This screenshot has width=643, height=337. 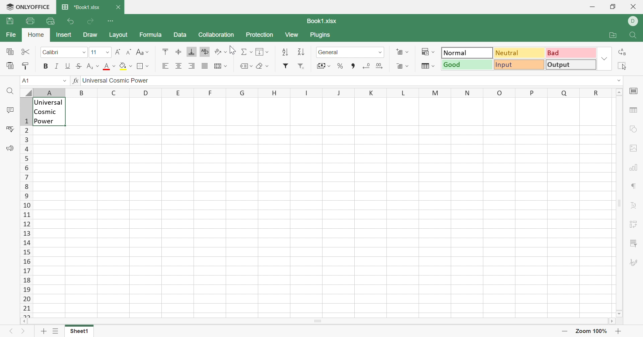 What do you see at coordinates (620, 83) in the screenshot?
I see `Drop Down` at bounding box center [620, 83].